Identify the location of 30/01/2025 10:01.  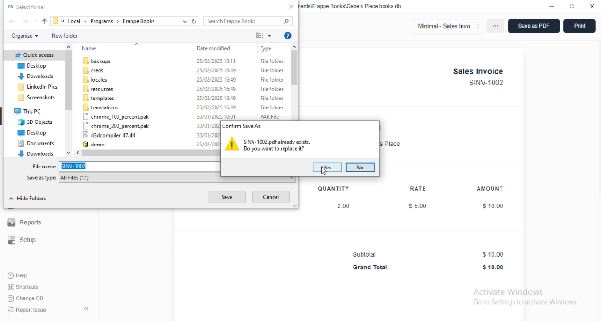
(216, 116).